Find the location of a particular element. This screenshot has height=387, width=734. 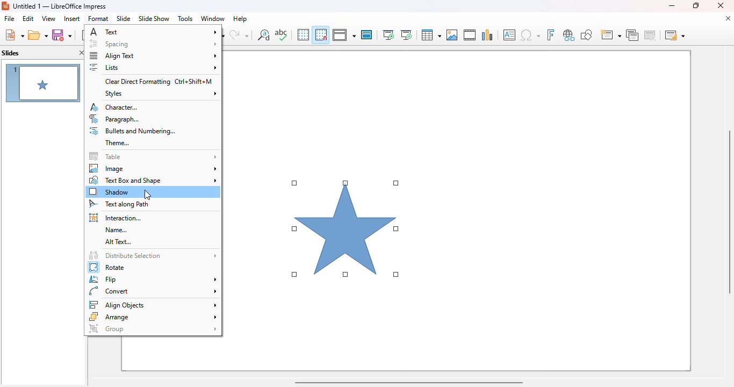

maximize is located at coordinates (695, 5).